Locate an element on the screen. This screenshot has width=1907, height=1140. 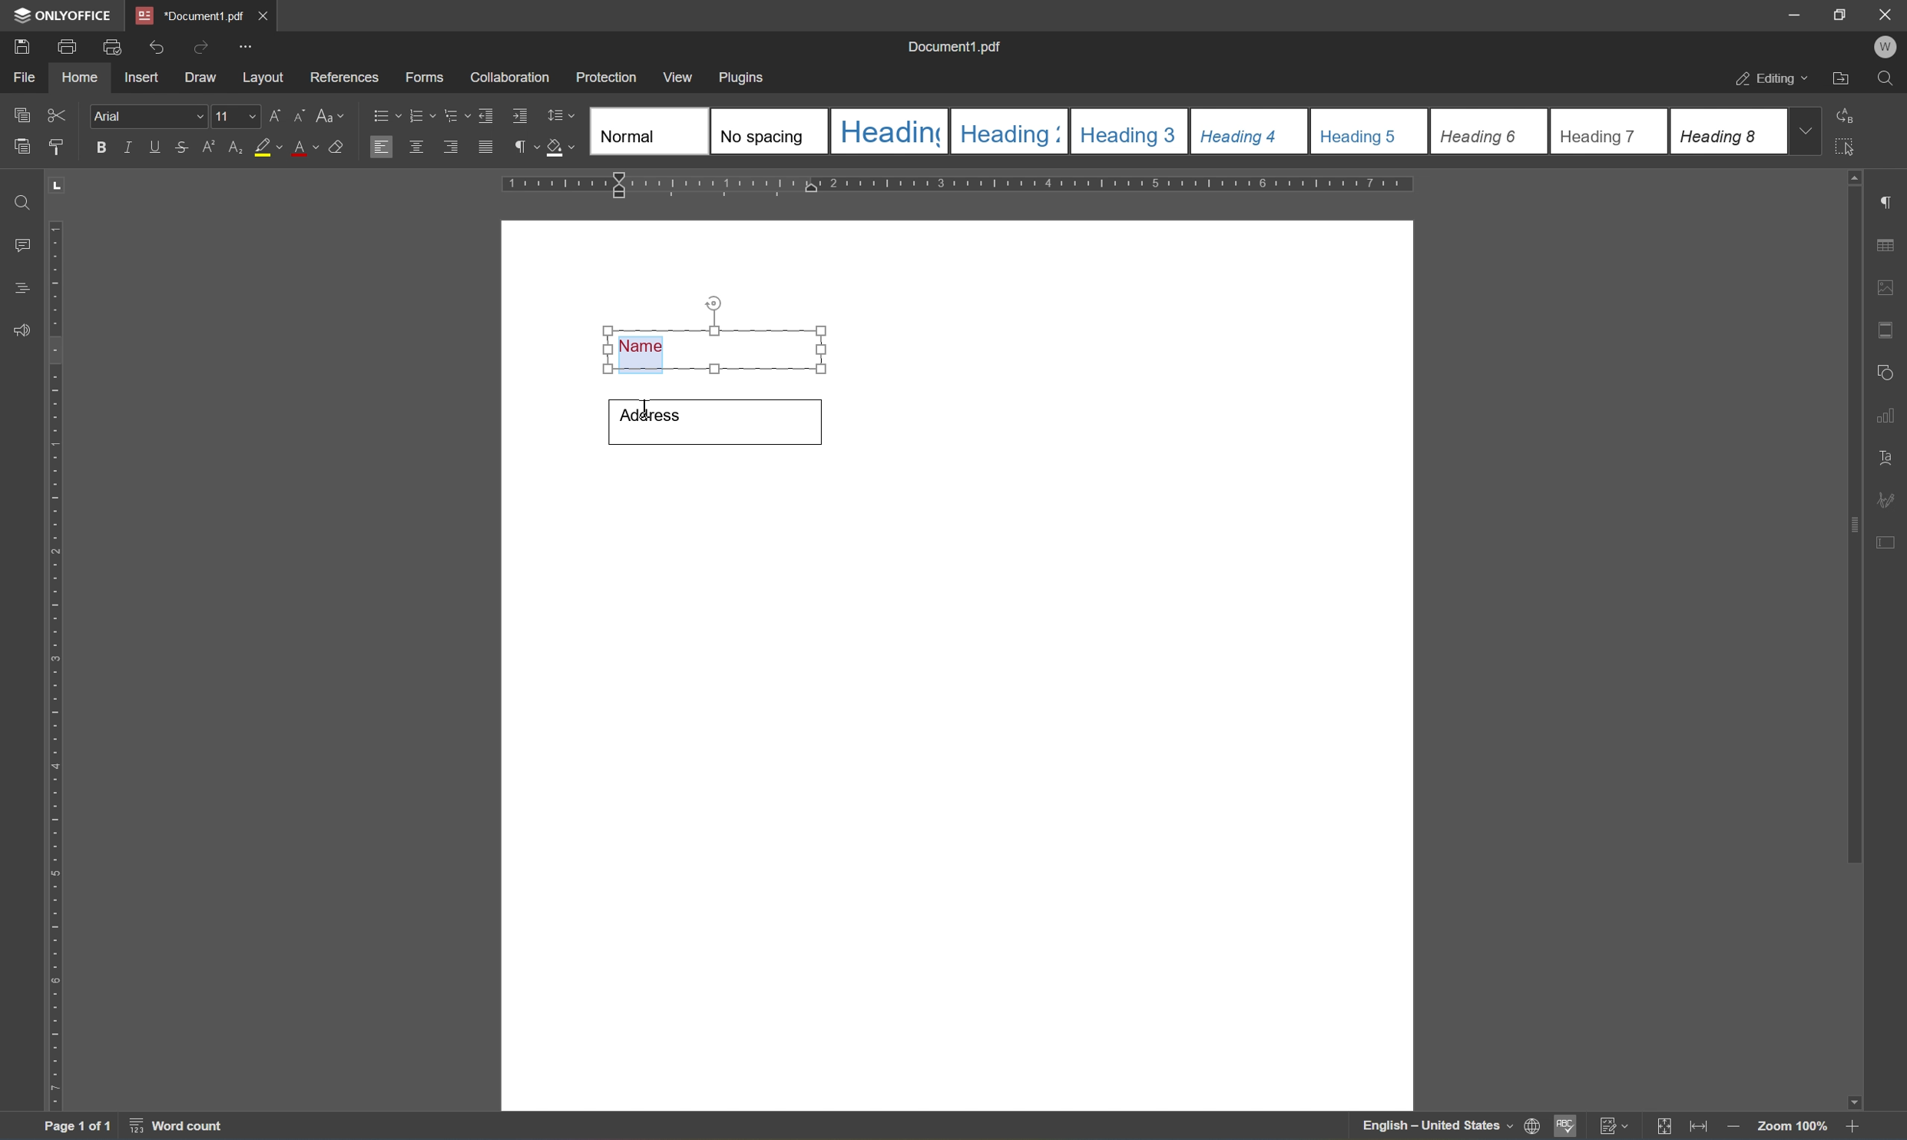
drop down is located at coordinates (1810, 132).